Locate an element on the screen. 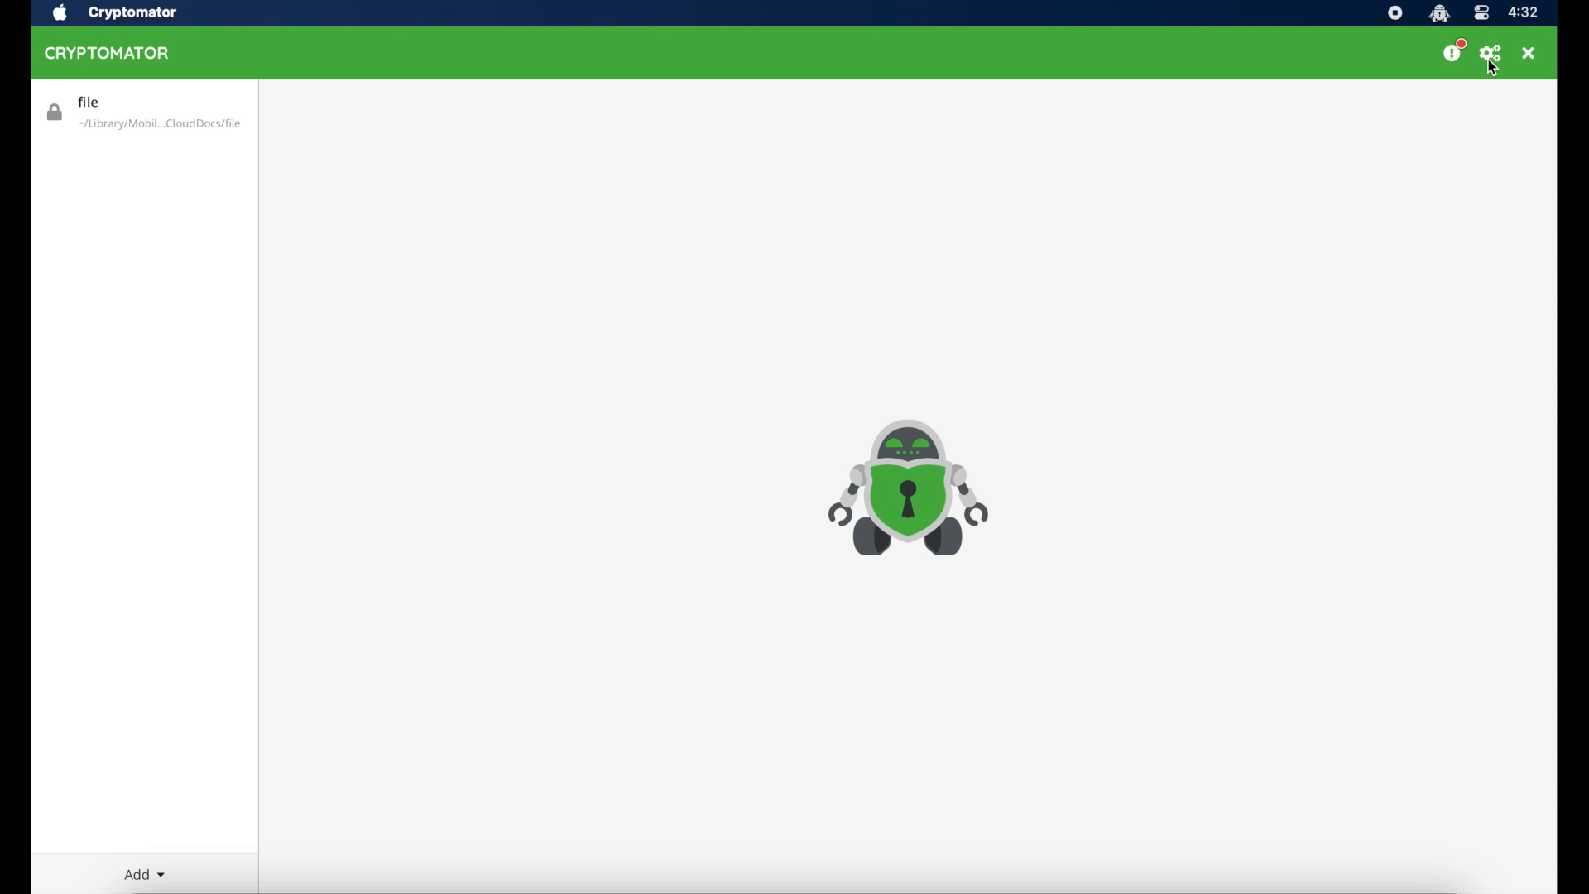 The image size is (1589, 894). cryptomator icon is located at coordinates (915, 488).